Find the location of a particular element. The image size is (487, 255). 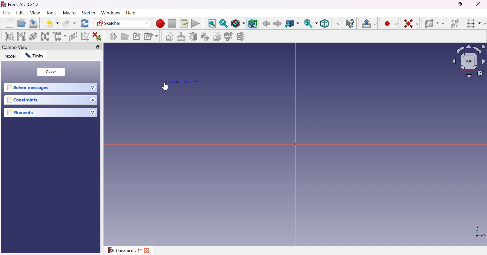

Restore down is located at coordinates (461, 4).